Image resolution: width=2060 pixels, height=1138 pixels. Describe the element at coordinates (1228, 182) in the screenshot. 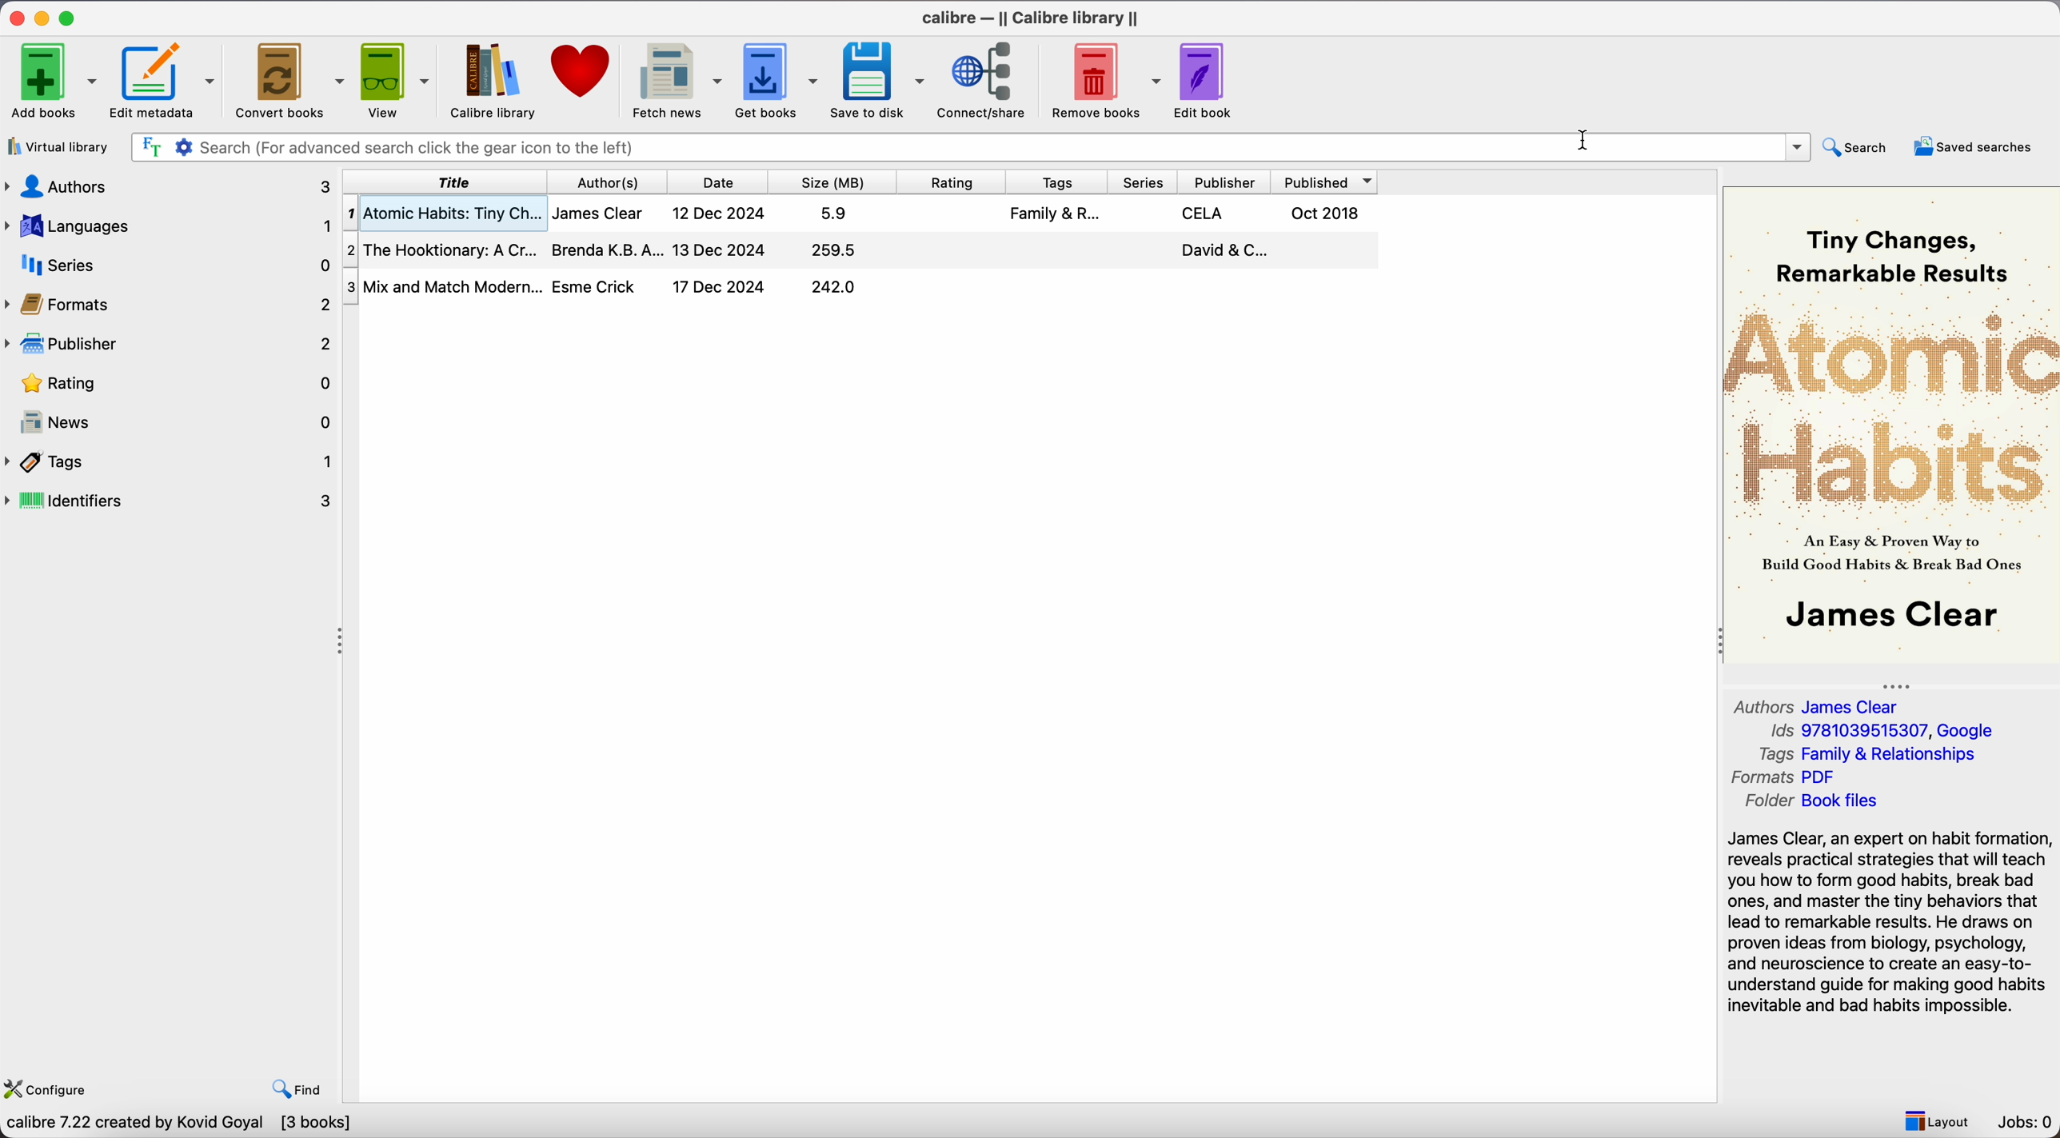

I see `publisher` at that location.